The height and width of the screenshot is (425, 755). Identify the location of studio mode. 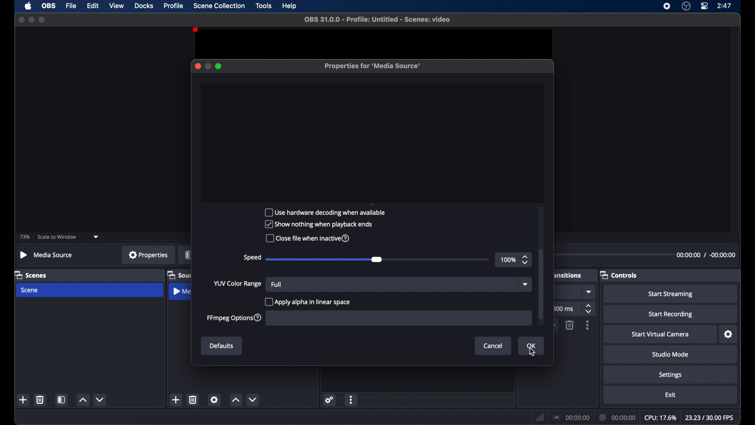
(670, 355).